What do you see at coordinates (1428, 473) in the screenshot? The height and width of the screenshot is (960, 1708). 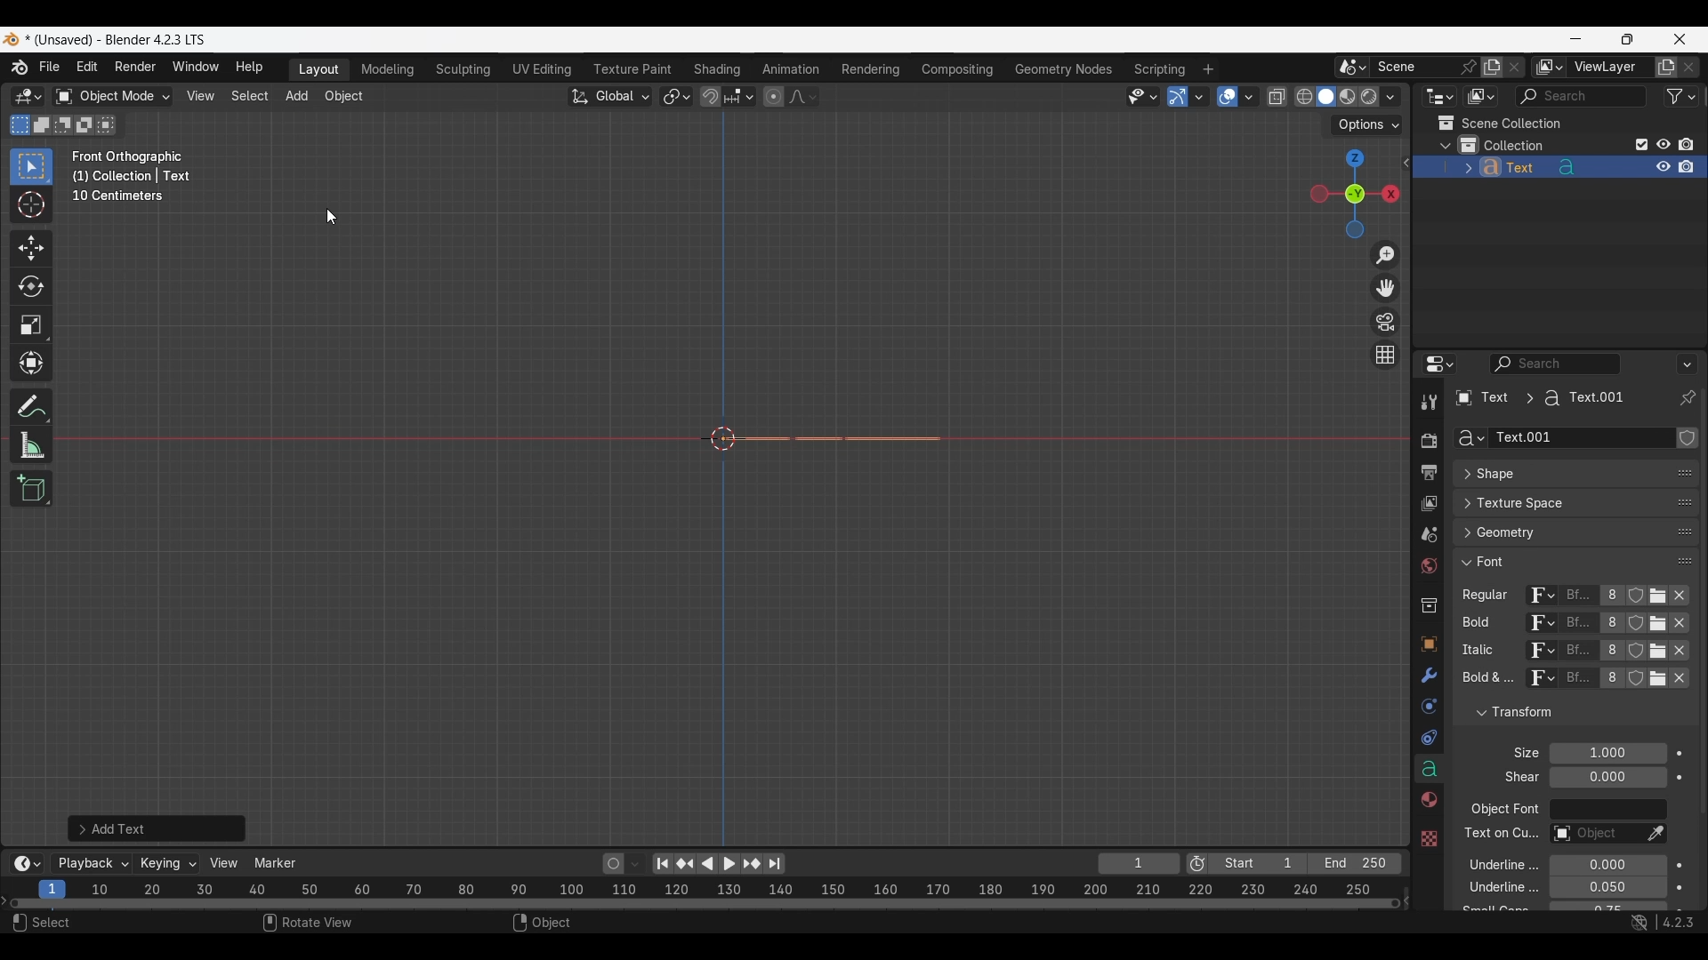 I see `Output` at bounding box center [1428, 473].